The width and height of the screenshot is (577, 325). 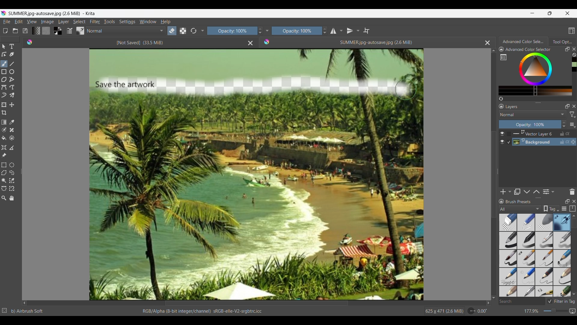 I want to click on Show interface in a smaller tab, so click(x=550, y=13).